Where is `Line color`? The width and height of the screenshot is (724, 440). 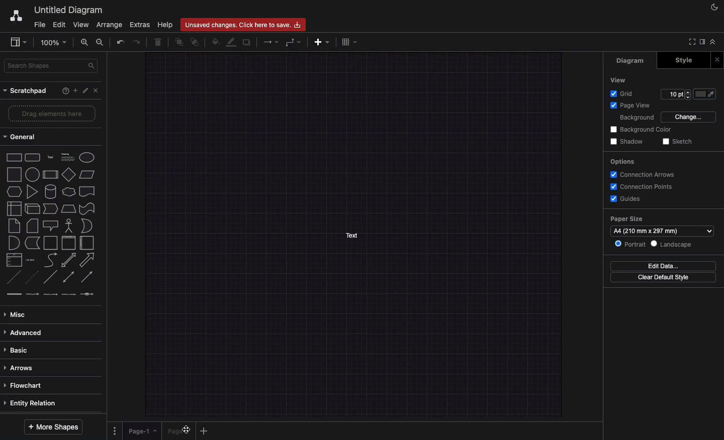
Line color is located at coordinates (231, 43).